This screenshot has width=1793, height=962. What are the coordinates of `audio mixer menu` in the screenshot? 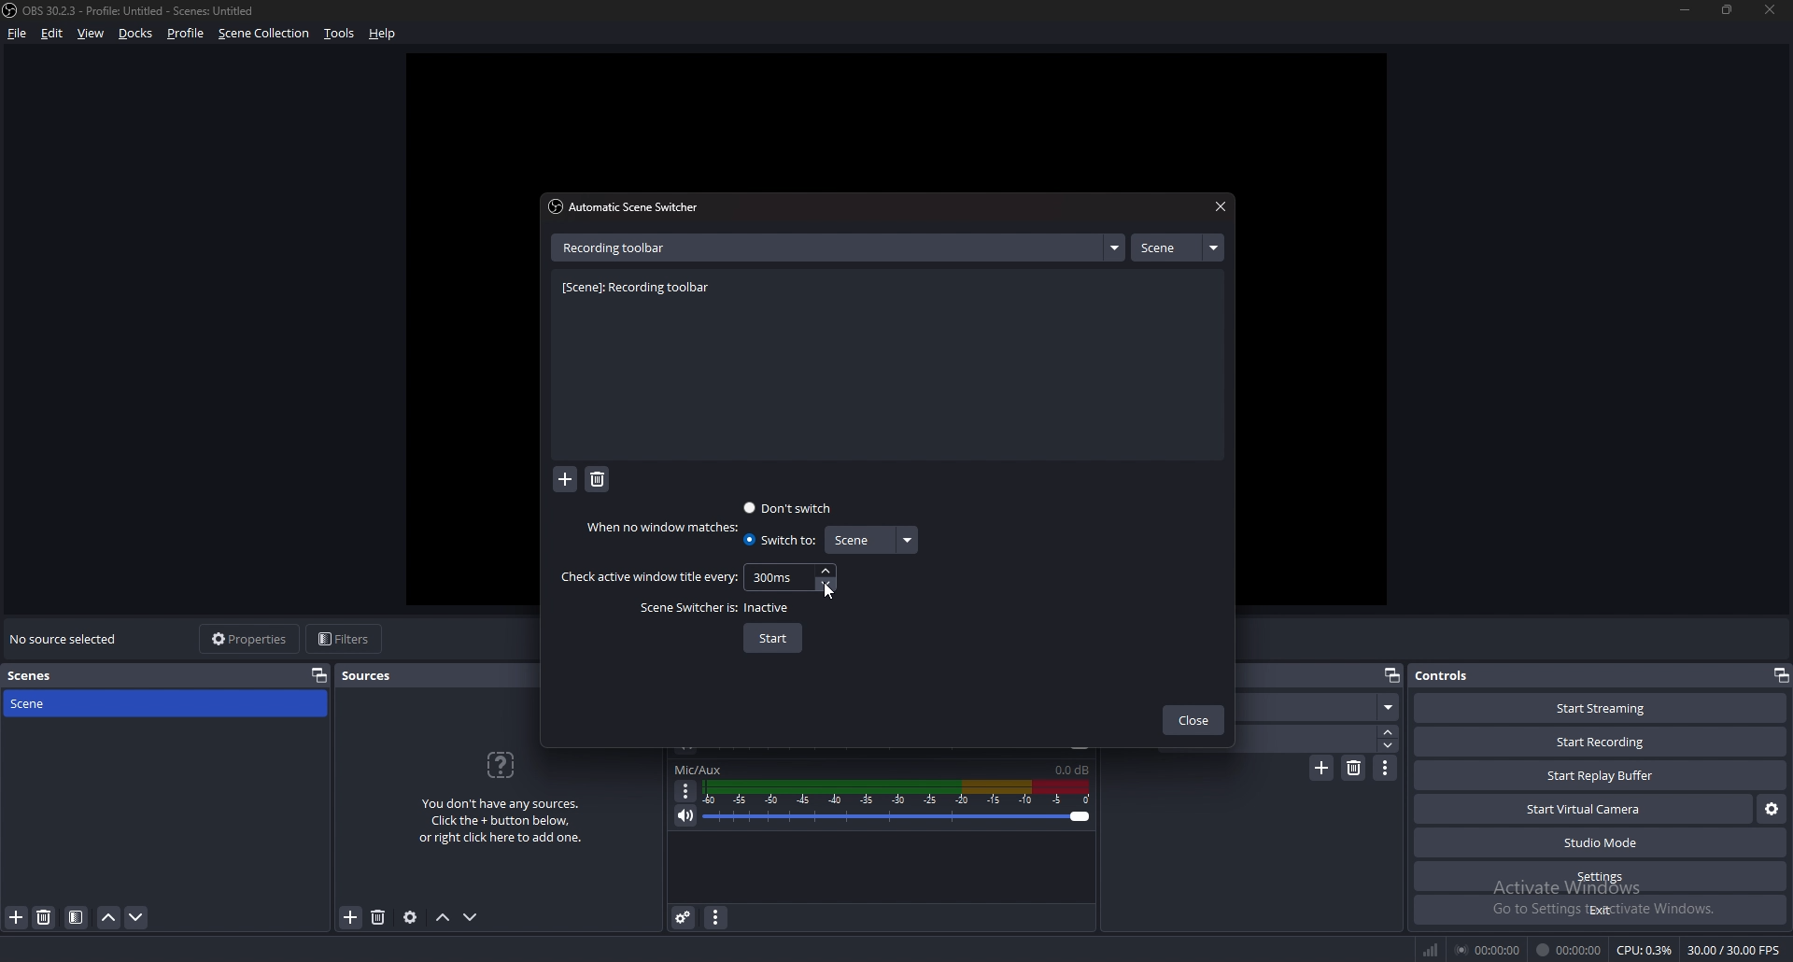 It's located at (715, 916).